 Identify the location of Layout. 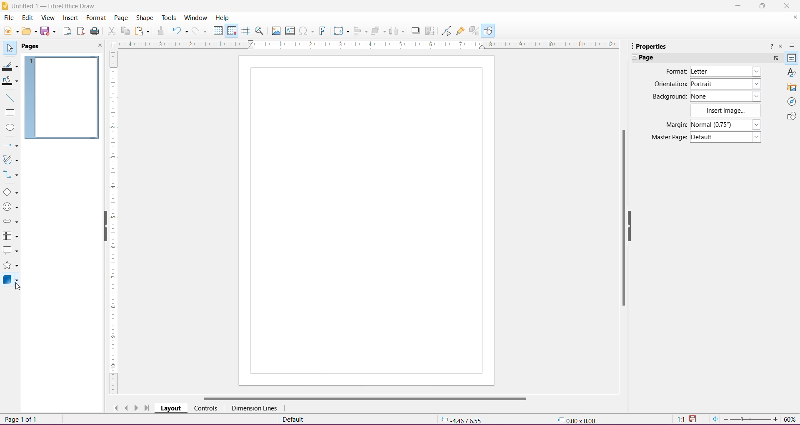
(171, 408).